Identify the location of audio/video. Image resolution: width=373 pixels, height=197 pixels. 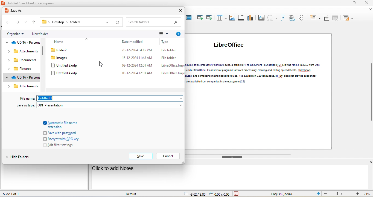
(241, 18).